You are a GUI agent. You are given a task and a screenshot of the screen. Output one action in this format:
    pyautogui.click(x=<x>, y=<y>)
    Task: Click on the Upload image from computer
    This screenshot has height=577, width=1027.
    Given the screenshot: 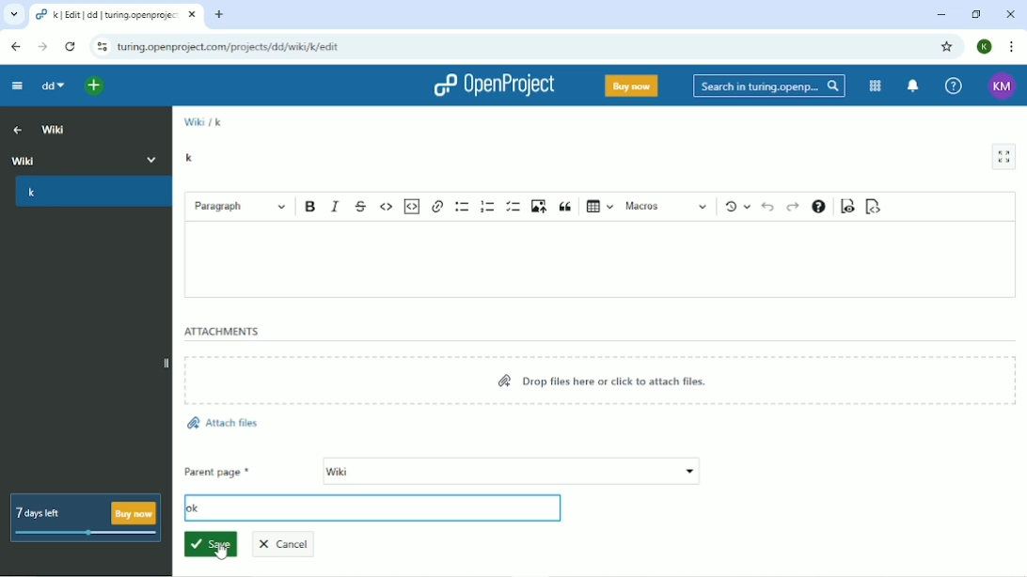 What is the action you would take?
    pyautogui.click(x=539, y=206)
    